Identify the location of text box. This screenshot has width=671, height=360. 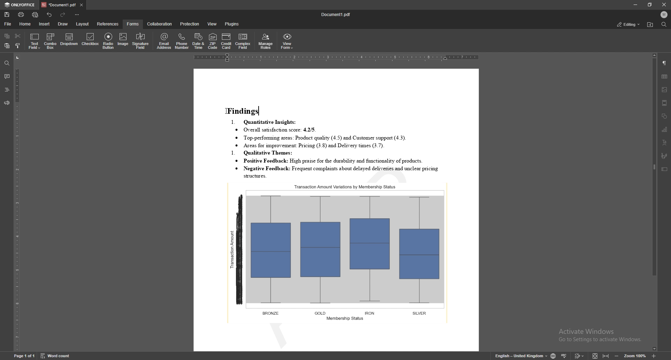
(664, 170).